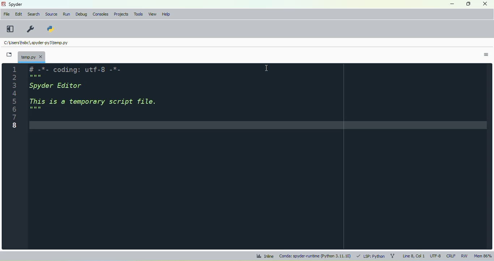  Describe the element at coordinates (121, 14) in the screenshot. I see `projects` at that location.